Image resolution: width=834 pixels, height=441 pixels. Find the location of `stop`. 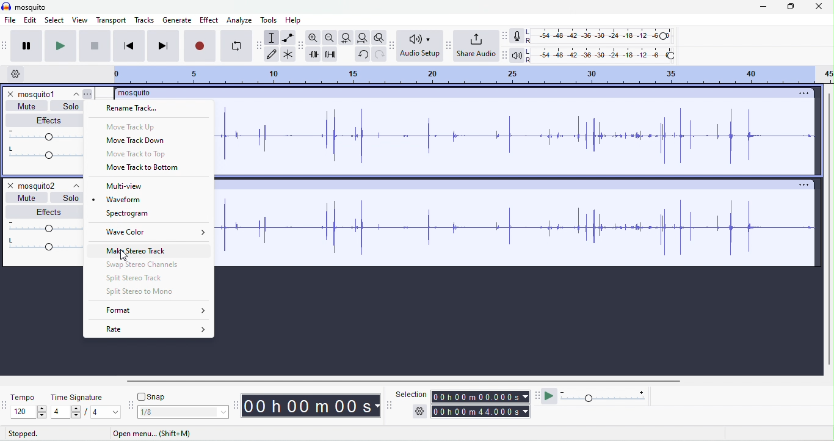

stop is located at coordinates (94, 46).